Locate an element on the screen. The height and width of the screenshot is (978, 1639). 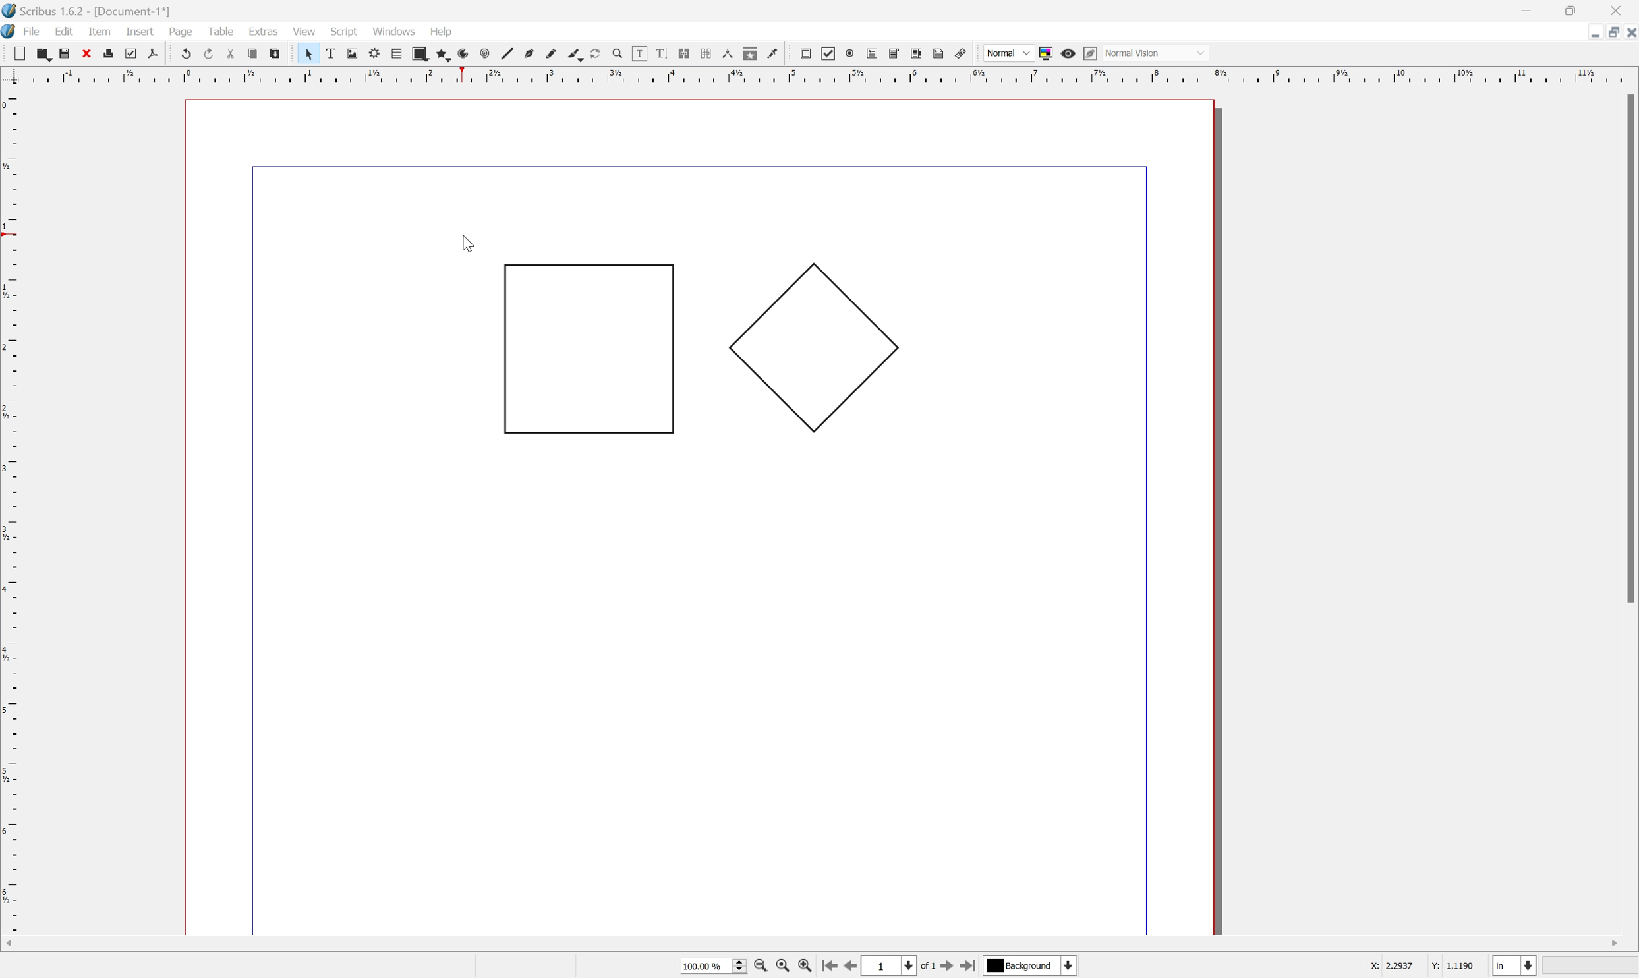
print is located at coordinates (107, 53).